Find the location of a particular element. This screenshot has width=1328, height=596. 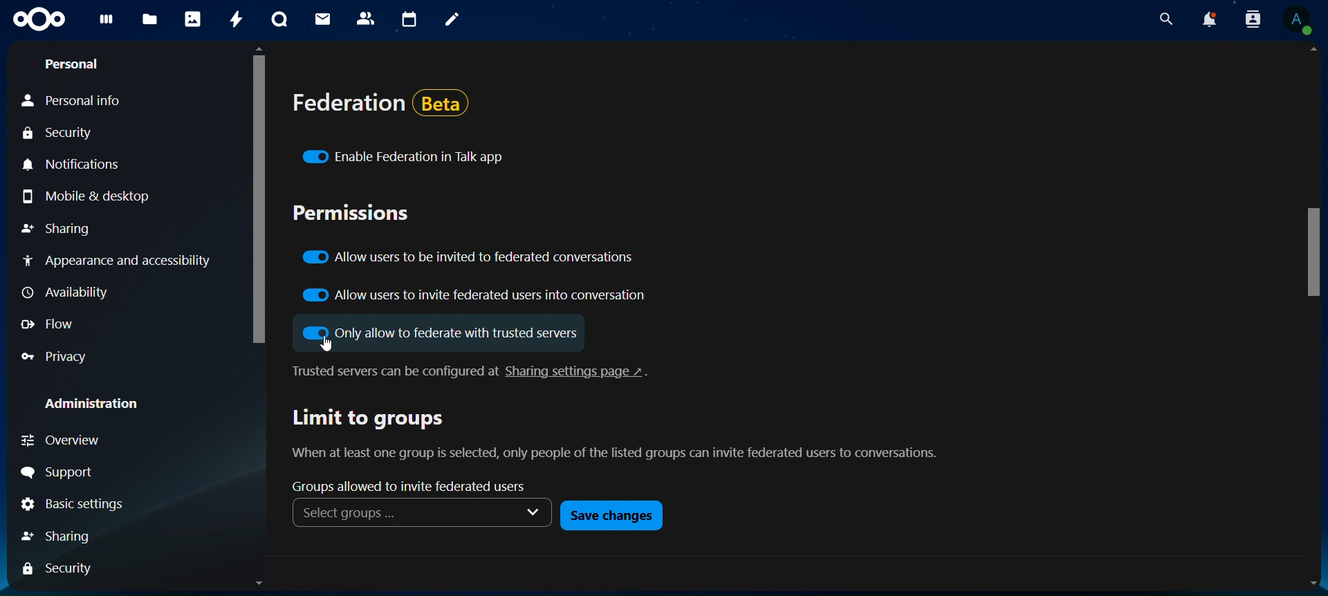

calendar is located at coordinates (411, 21).